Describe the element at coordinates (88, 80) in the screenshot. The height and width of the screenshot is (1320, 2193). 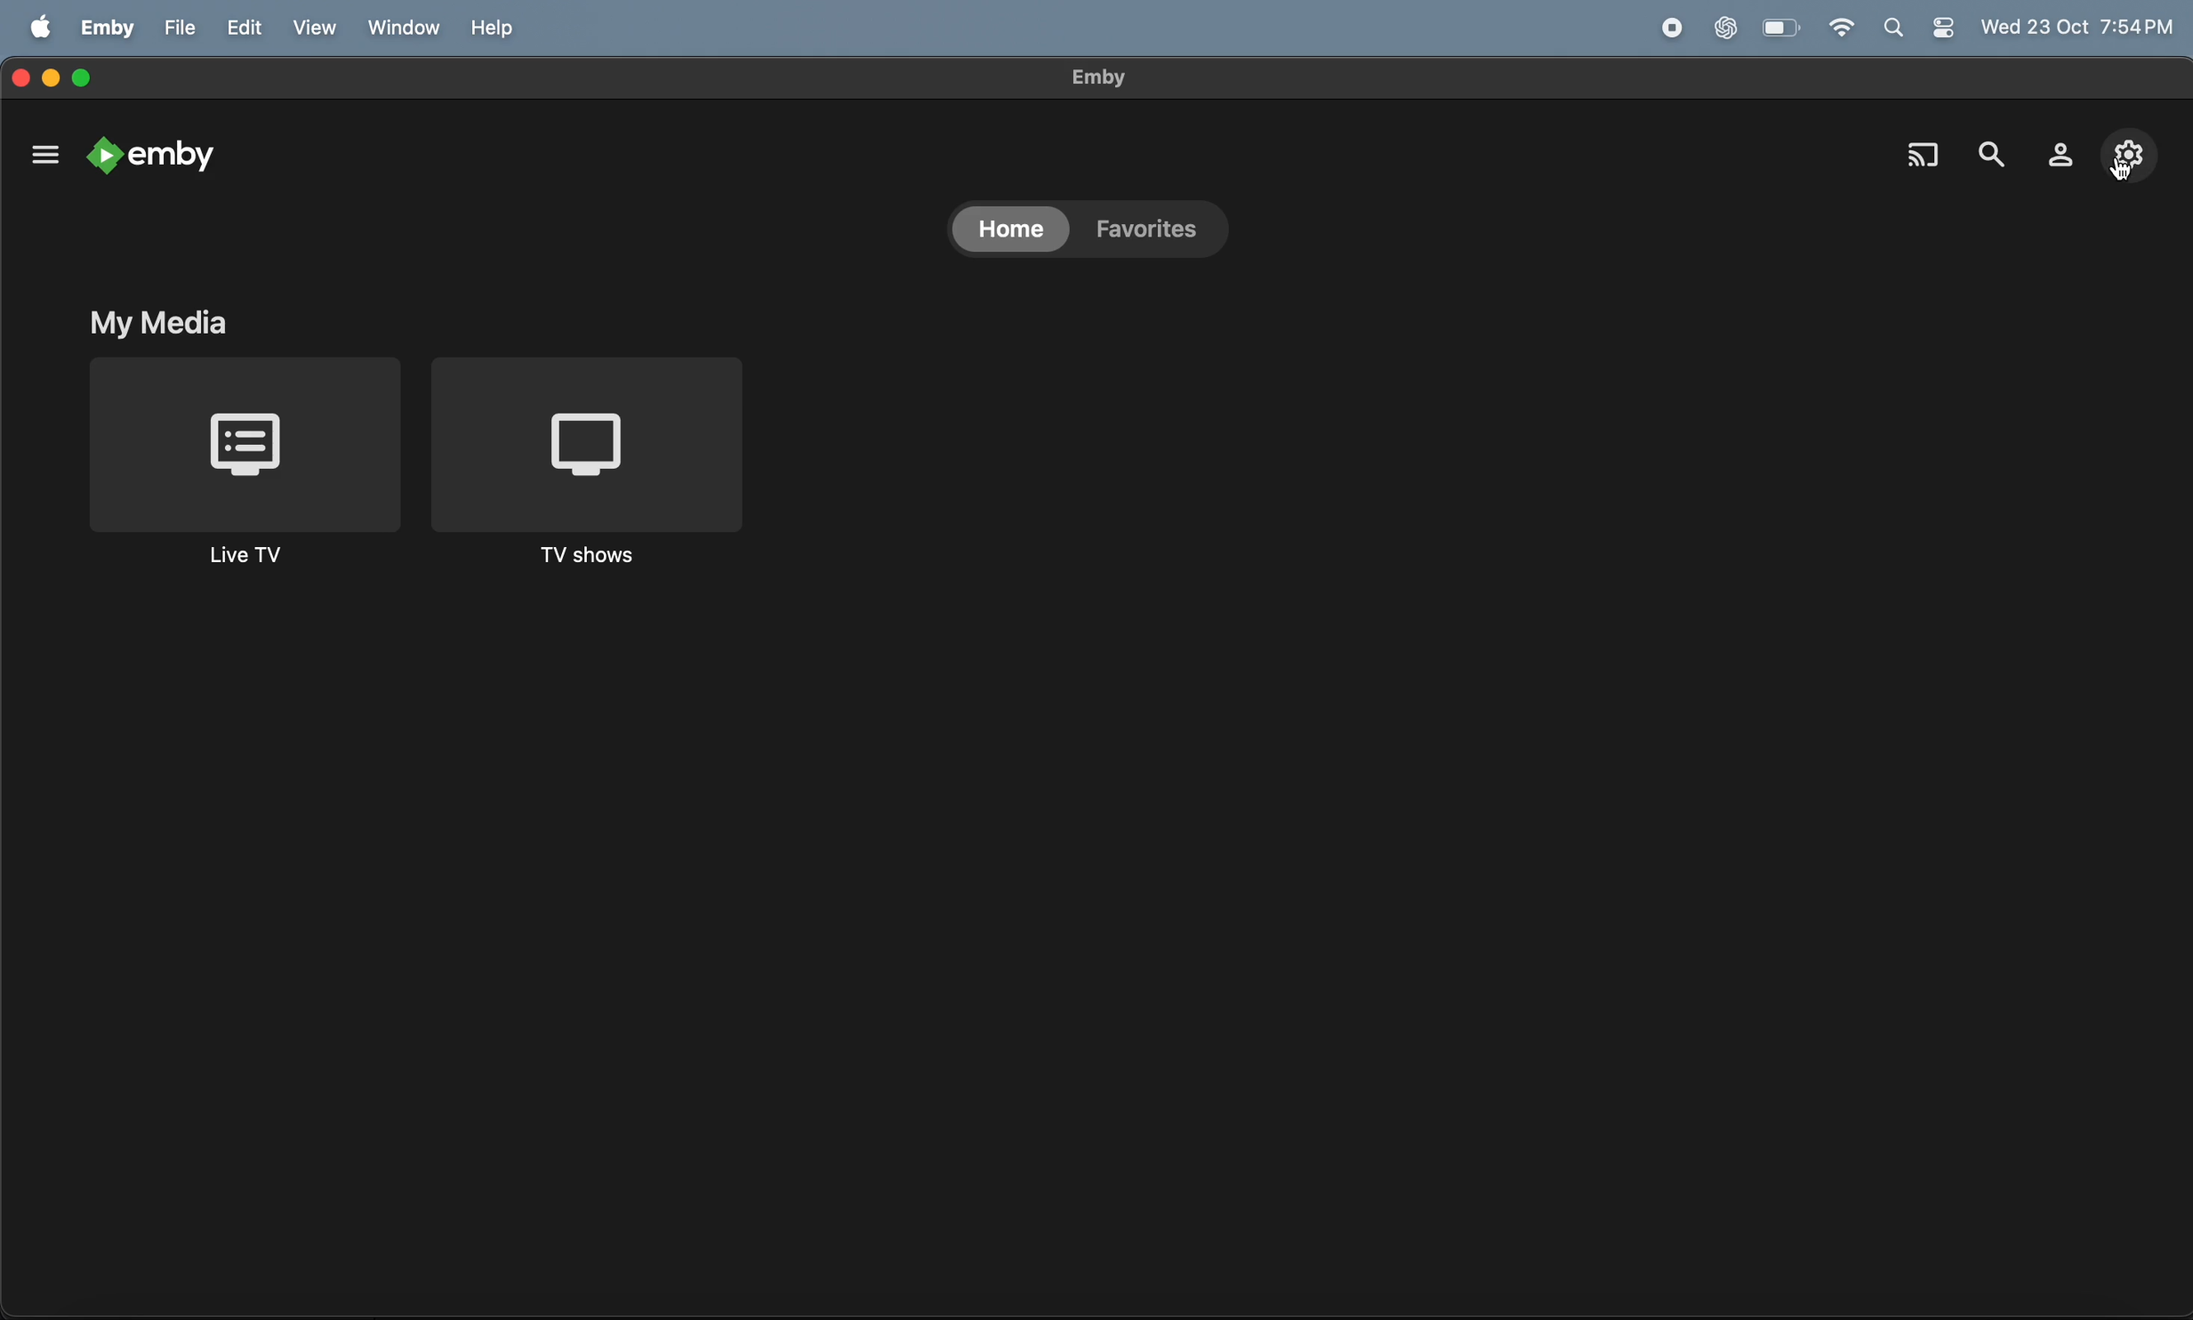
I see `maximize` at that location.